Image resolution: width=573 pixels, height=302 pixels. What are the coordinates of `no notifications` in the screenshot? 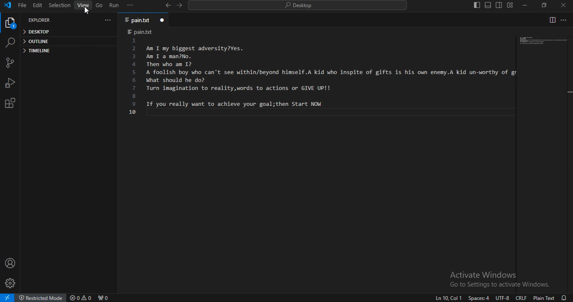 It's located at (565, 298).